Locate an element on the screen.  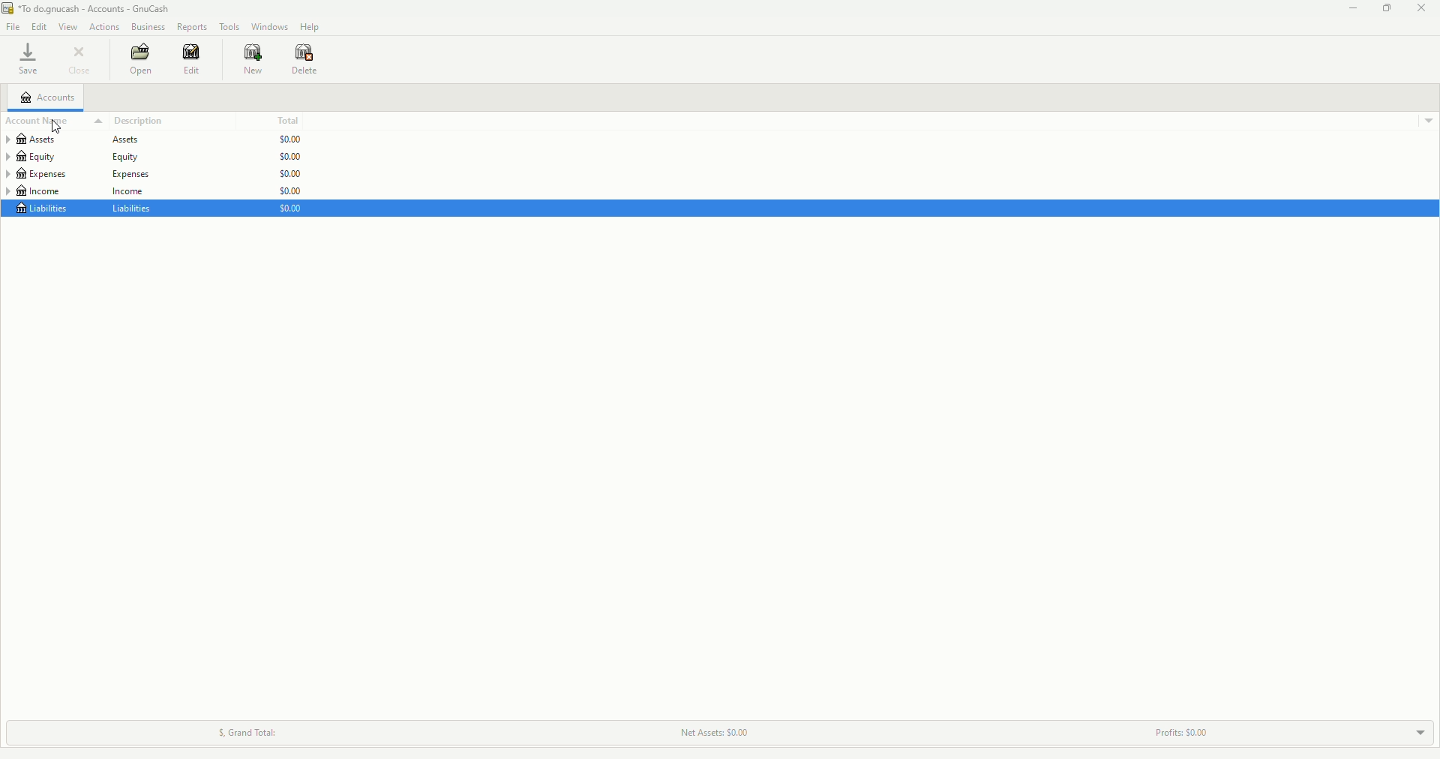
File is located at coordinates (10, 25).